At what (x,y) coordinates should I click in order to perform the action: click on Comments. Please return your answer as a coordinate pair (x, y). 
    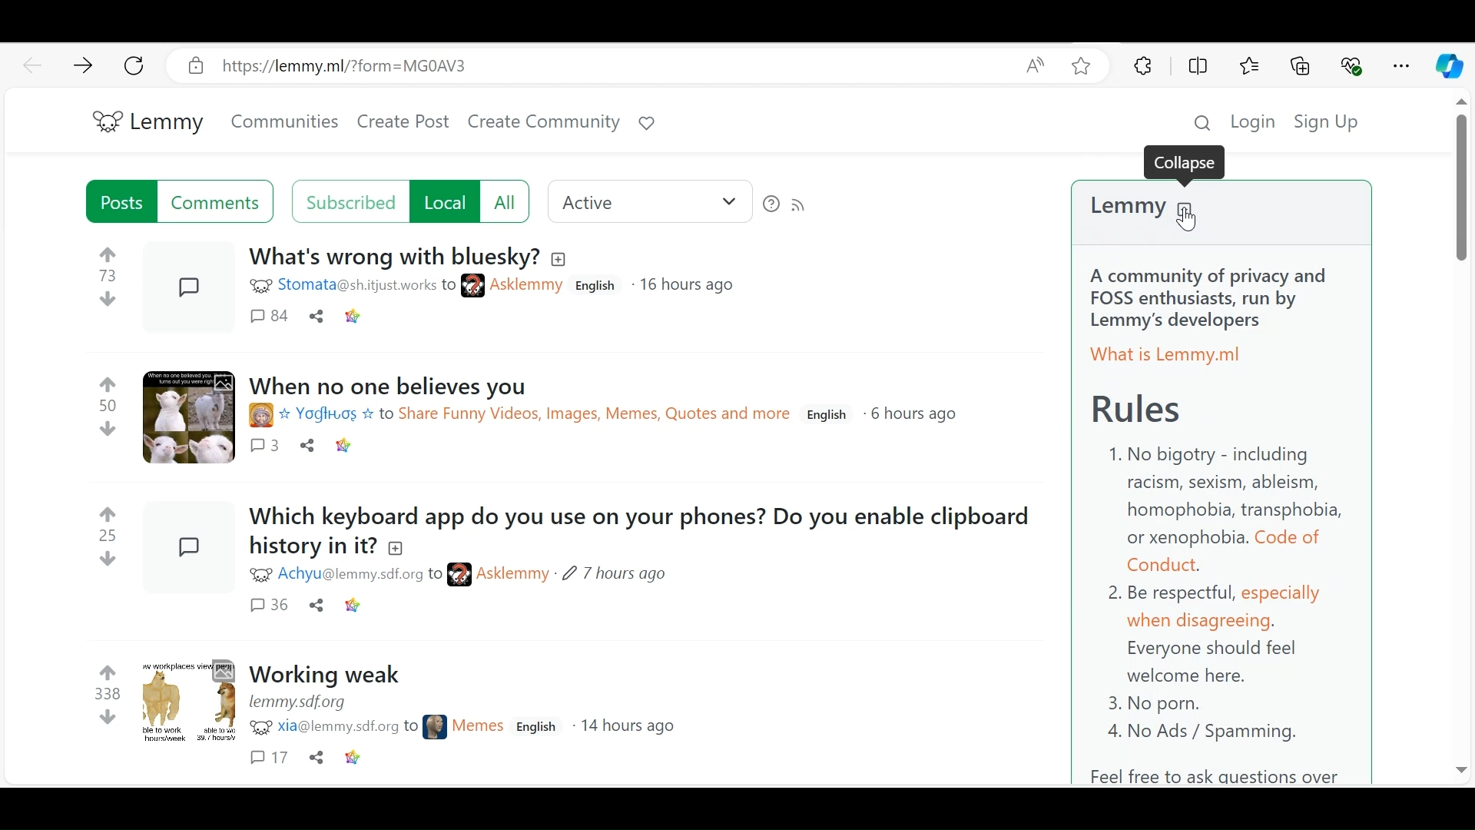
    Looking at the image, I should click on (219, 201).